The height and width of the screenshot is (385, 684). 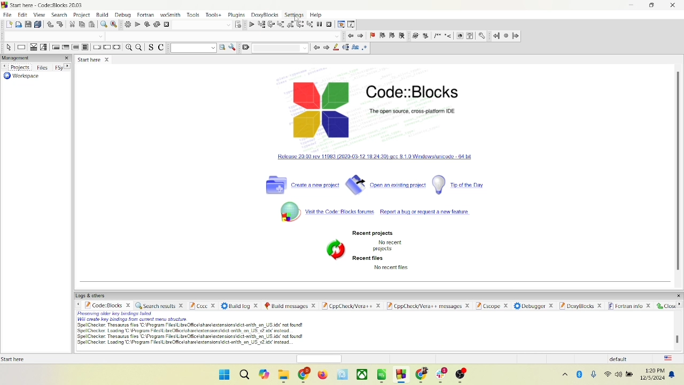 What do you see at coordinates (21, 77) in the screenshot?
I see `workspace` at bounding box center [21, 77].